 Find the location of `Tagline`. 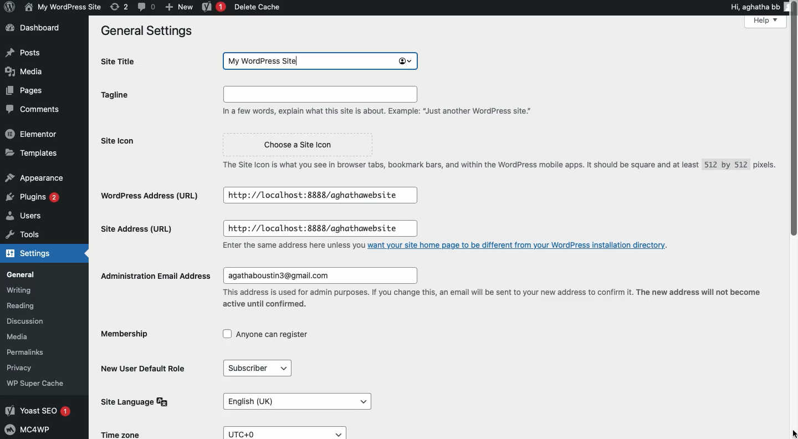

Tagline is located at coordinates (123, 101).